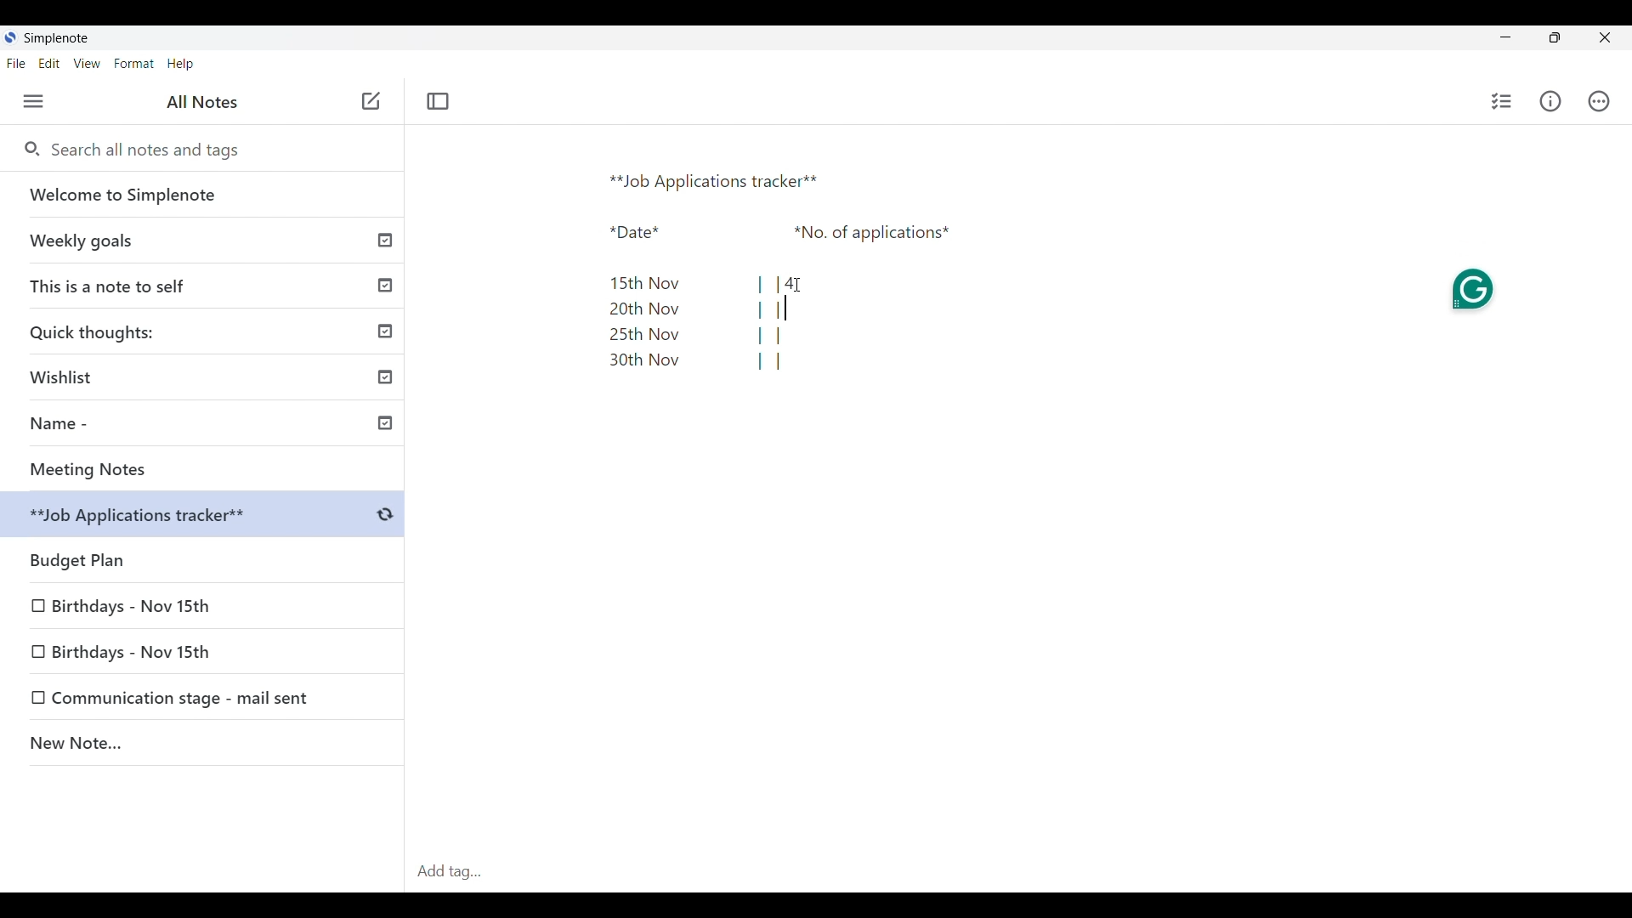 This screenshot has width=1632, height=918. What do you see at coordinates (56, 38) in the screenshot?
I see `Software name` at bounding box center [56, 38].